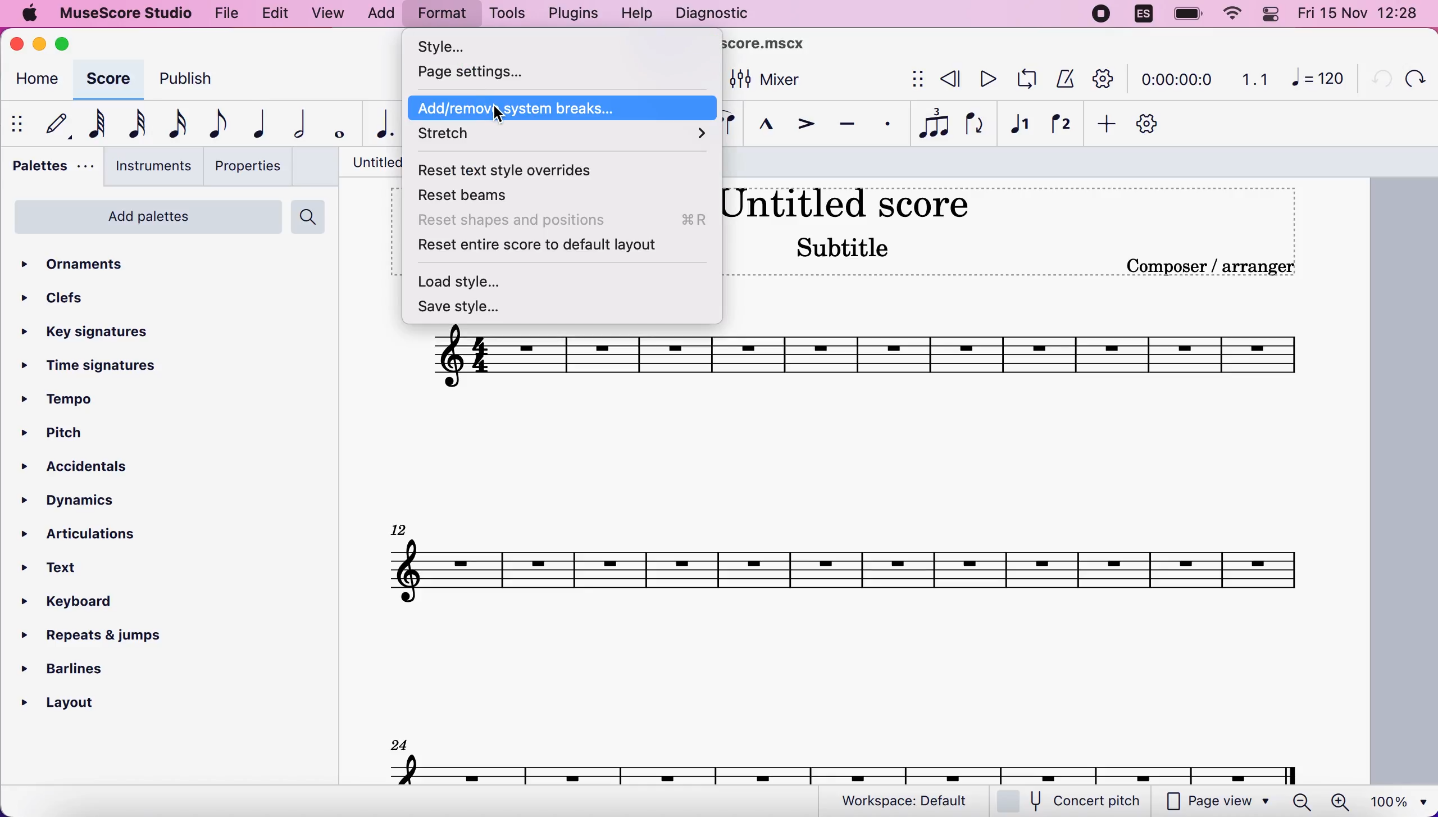 The image size is (1438, 817). I want to click on clefs, so click(57, 297).